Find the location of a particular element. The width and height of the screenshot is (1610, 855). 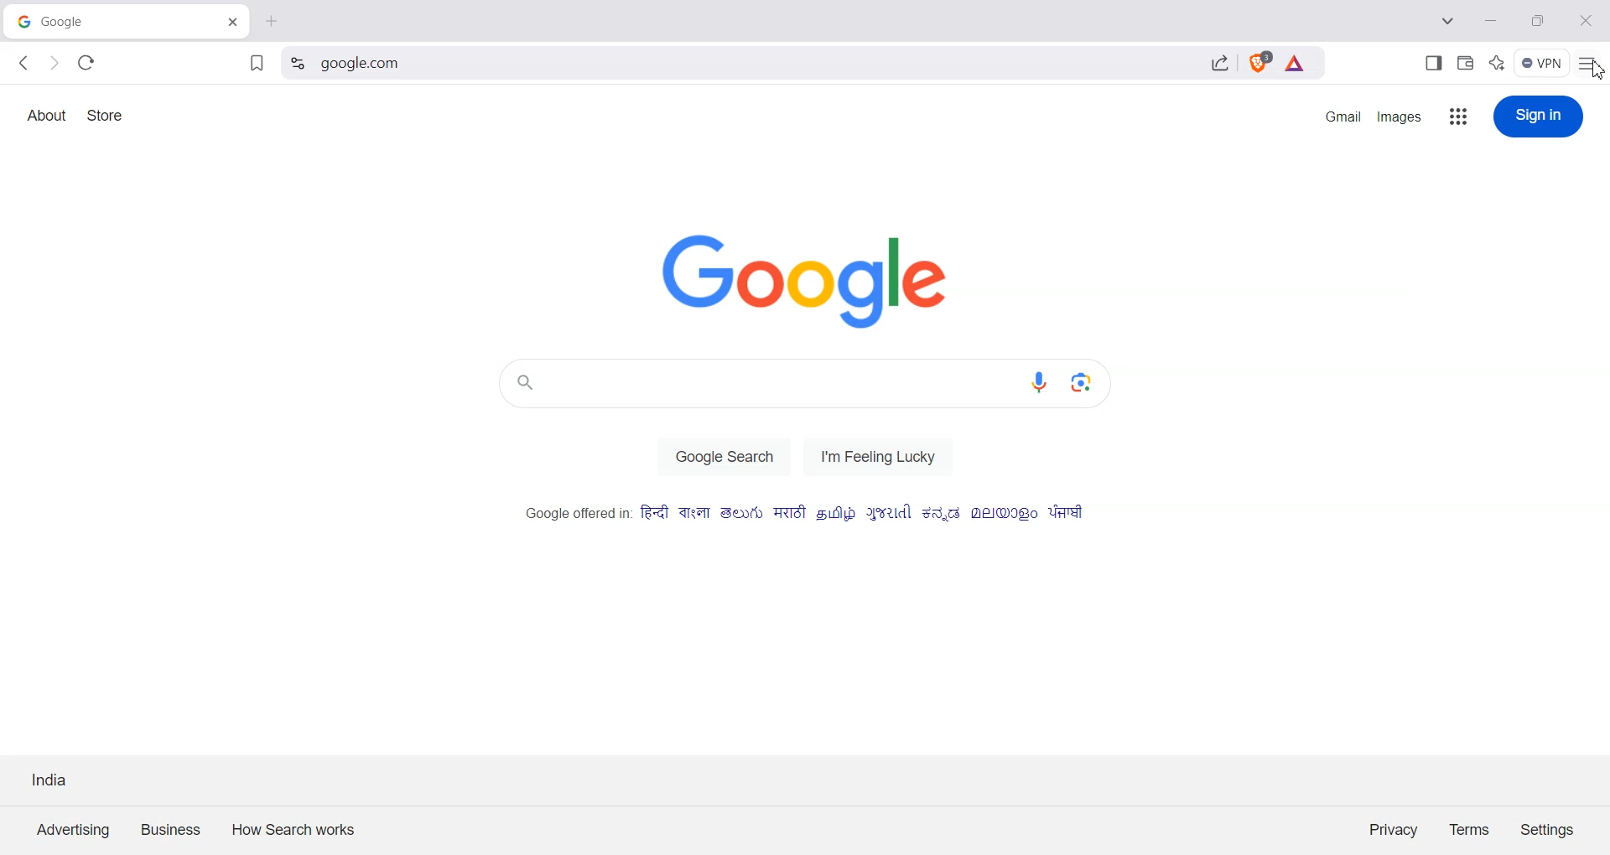

Business is located at coordinates (172, 827).